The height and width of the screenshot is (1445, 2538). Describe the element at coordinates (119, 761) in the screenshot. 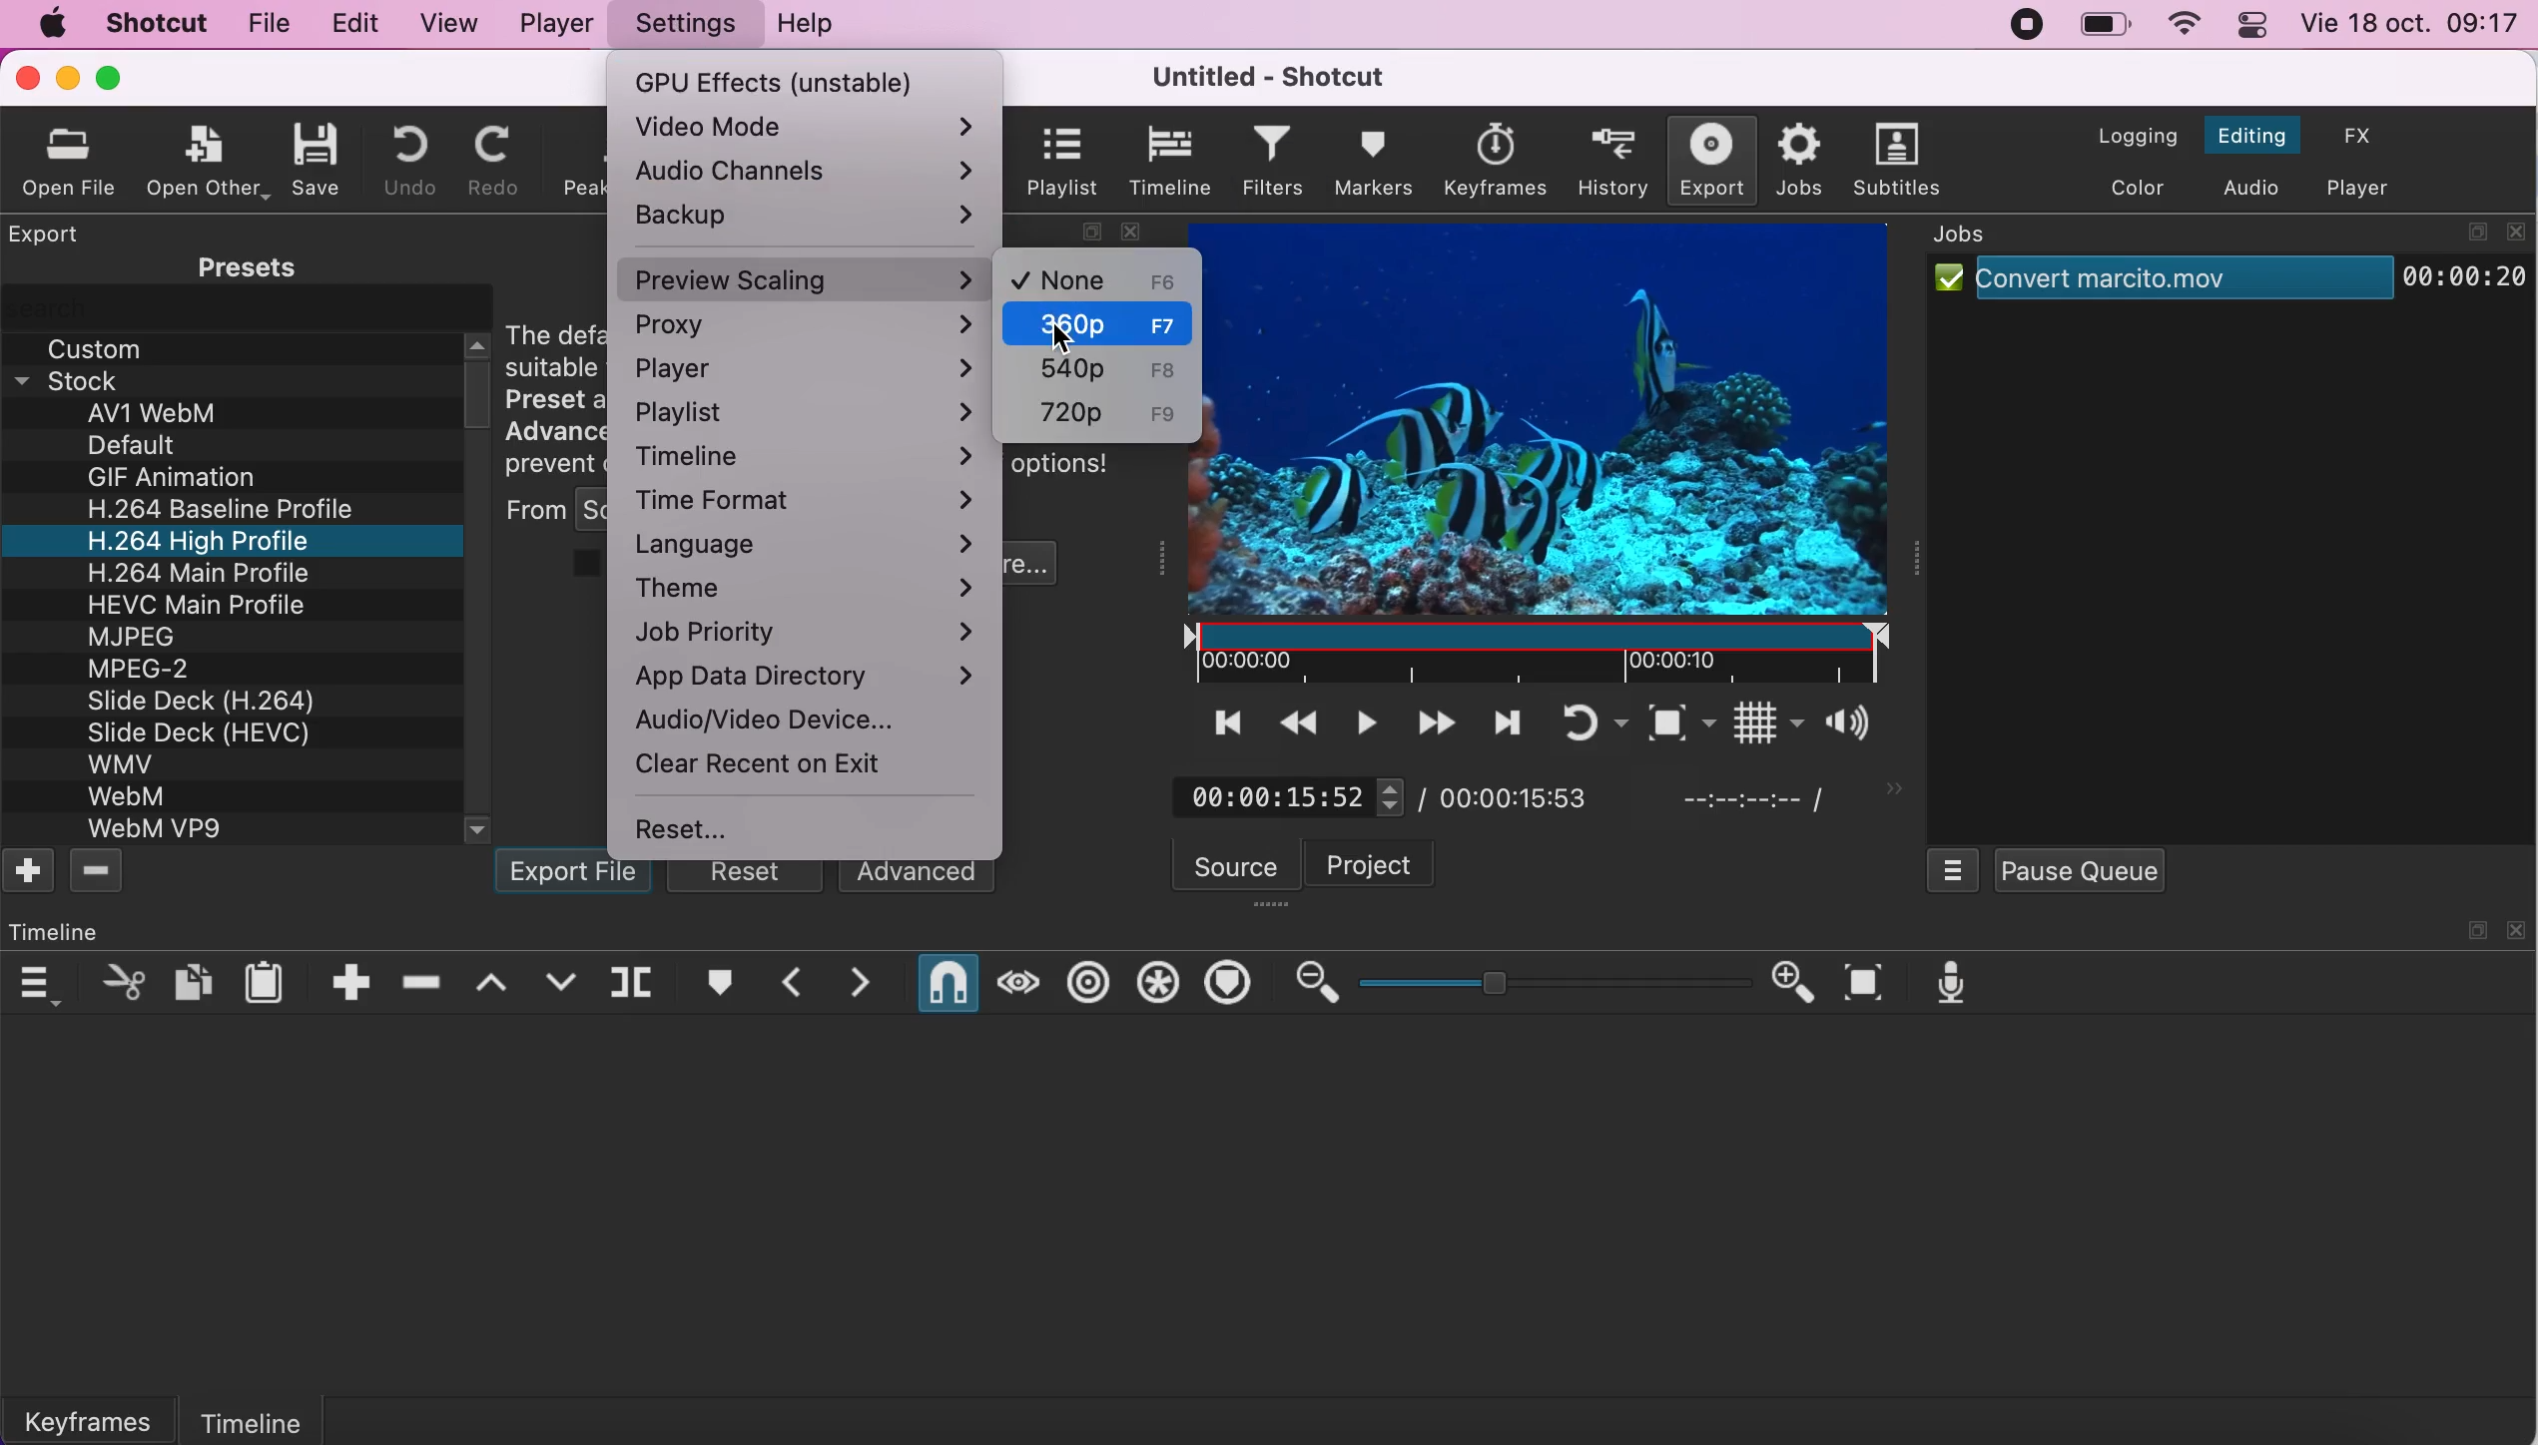

I see `WMV` at that location.